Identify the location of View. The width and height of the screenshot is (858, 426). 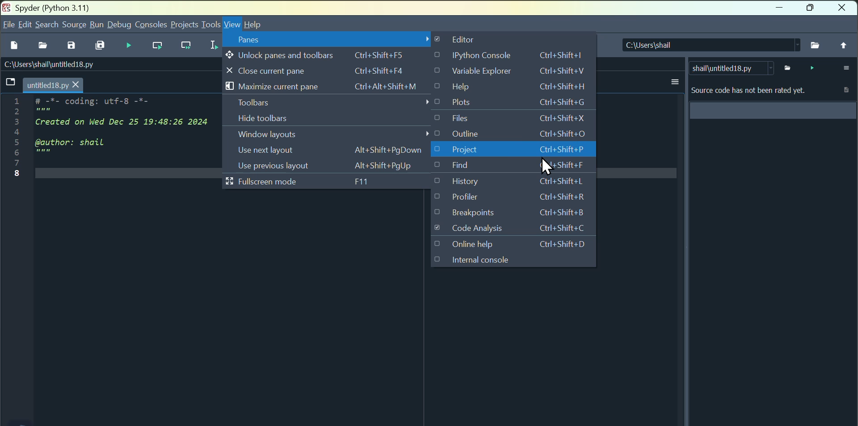
(232, 25).